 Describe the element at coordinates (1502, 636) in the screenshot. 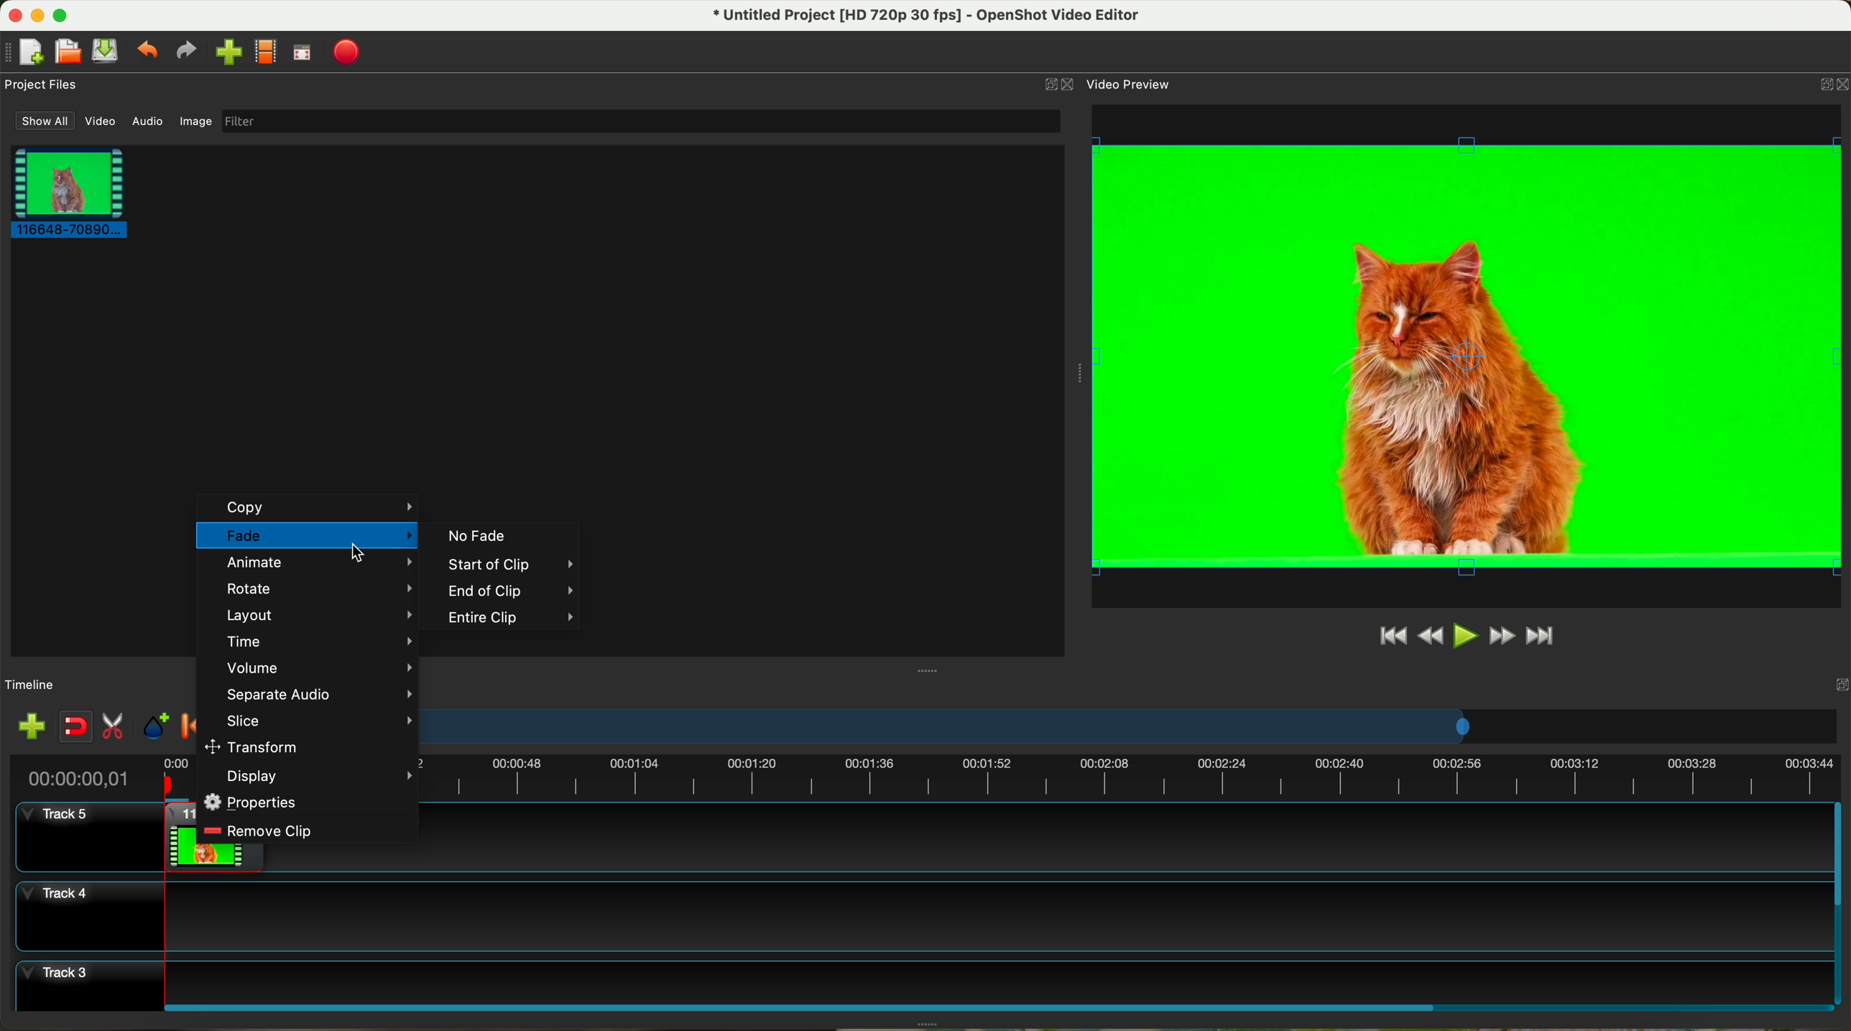

I see `fast foward` at that location.